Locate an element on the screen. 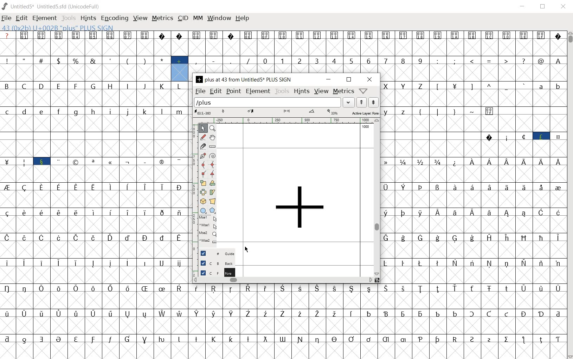 This screenshot has width=573, height=359. cursor is located at coordinates (247, 250).